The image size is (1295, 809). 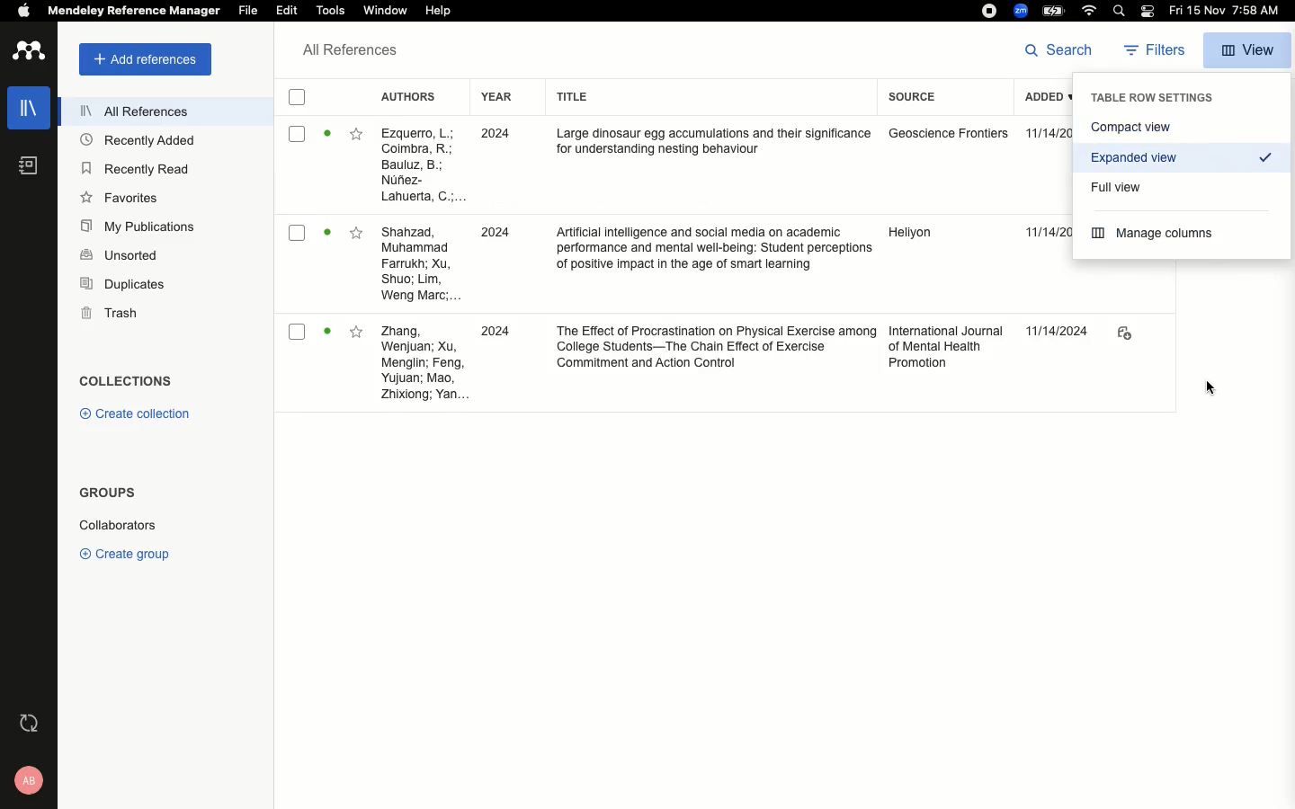 I want to click on Account and help, so click(x=24, y=780).